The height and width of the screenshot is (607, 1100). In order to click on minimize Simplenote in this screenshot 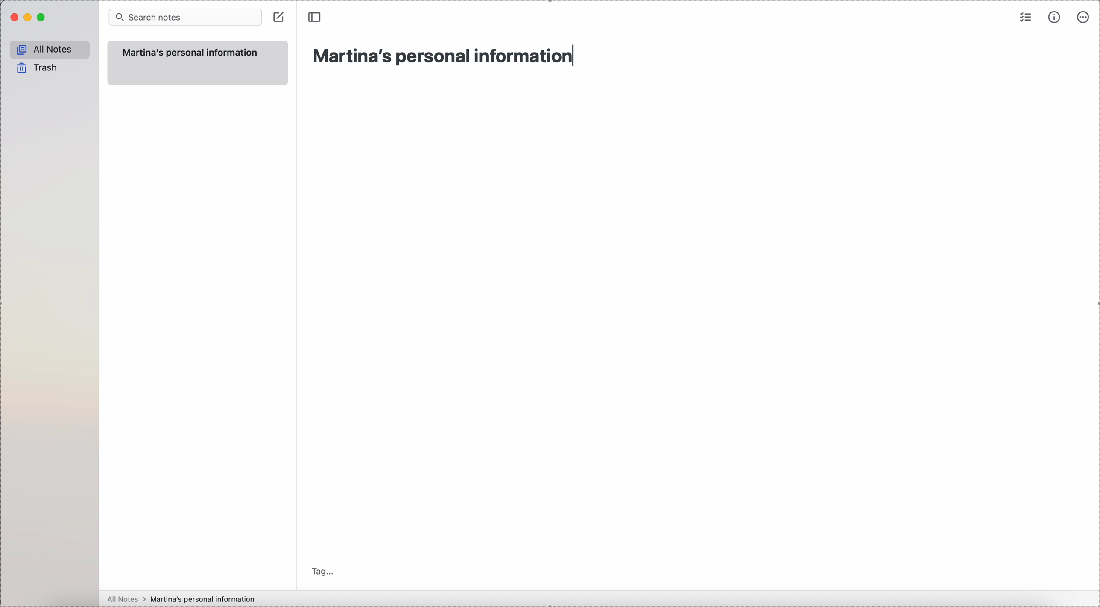, I will do `click(29, 17)`.